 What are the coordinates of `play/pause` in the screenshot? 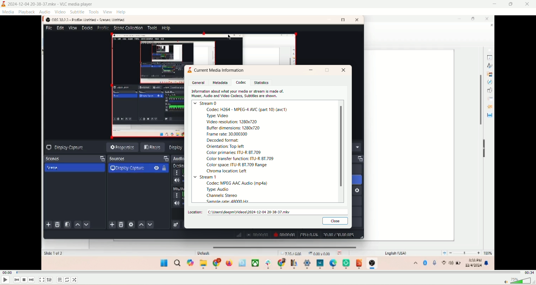 It's located at (5, 281).